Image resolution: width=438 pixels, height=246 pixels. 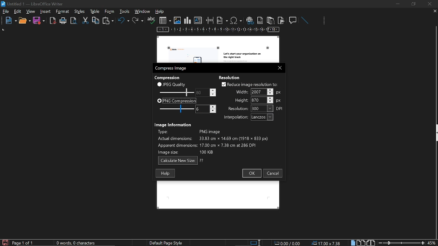 I want to click on toggle print preview, so click(x=75, y=21).